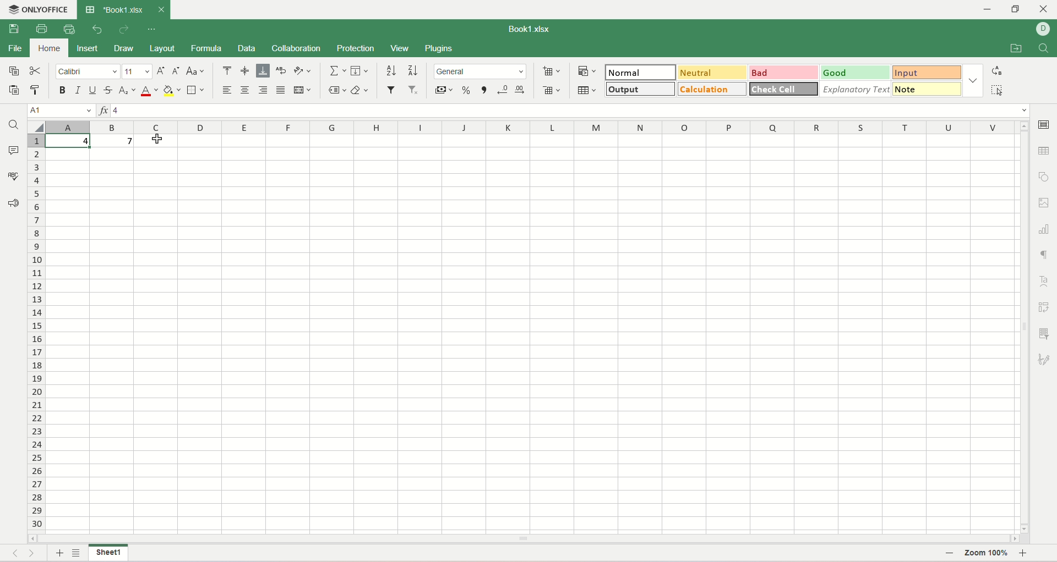 This screenshot has height=562, width=1057. I want to click on align center, so click(246, 90).